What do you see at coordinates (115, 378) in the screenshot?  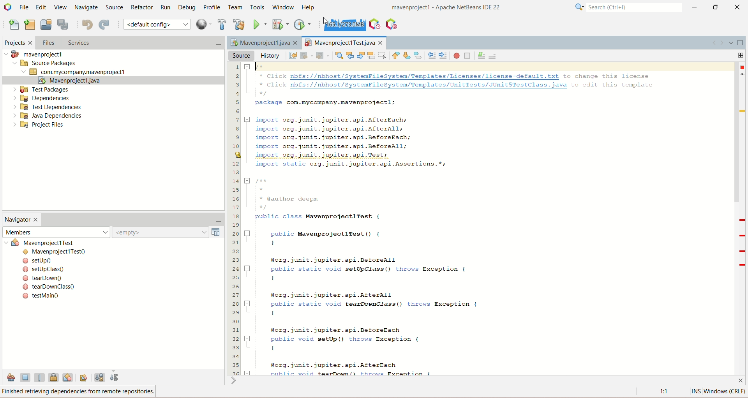 I see `sort by source` at bounding box center [115, 378].